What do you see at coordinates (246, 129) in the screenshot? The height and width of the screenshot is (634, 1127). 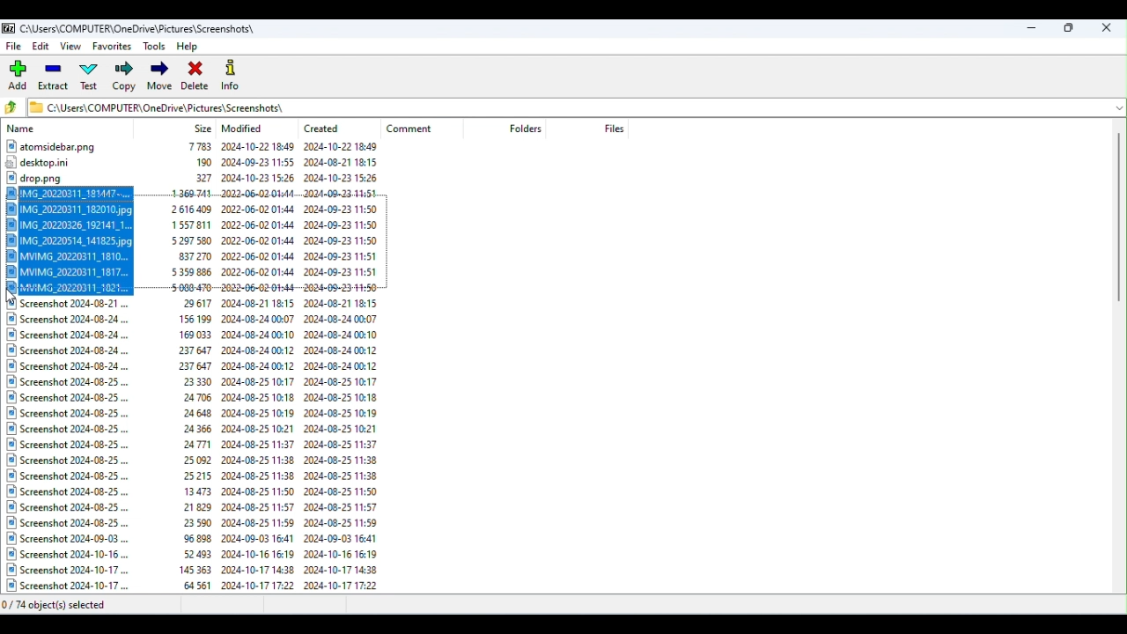 I see `Modified` at bounding box center [246, 129].